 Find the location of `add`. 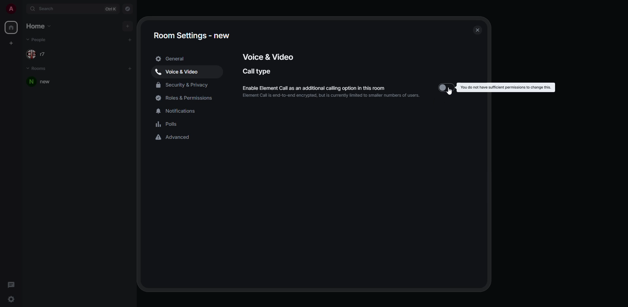

add is located at coordinates (130, 68).